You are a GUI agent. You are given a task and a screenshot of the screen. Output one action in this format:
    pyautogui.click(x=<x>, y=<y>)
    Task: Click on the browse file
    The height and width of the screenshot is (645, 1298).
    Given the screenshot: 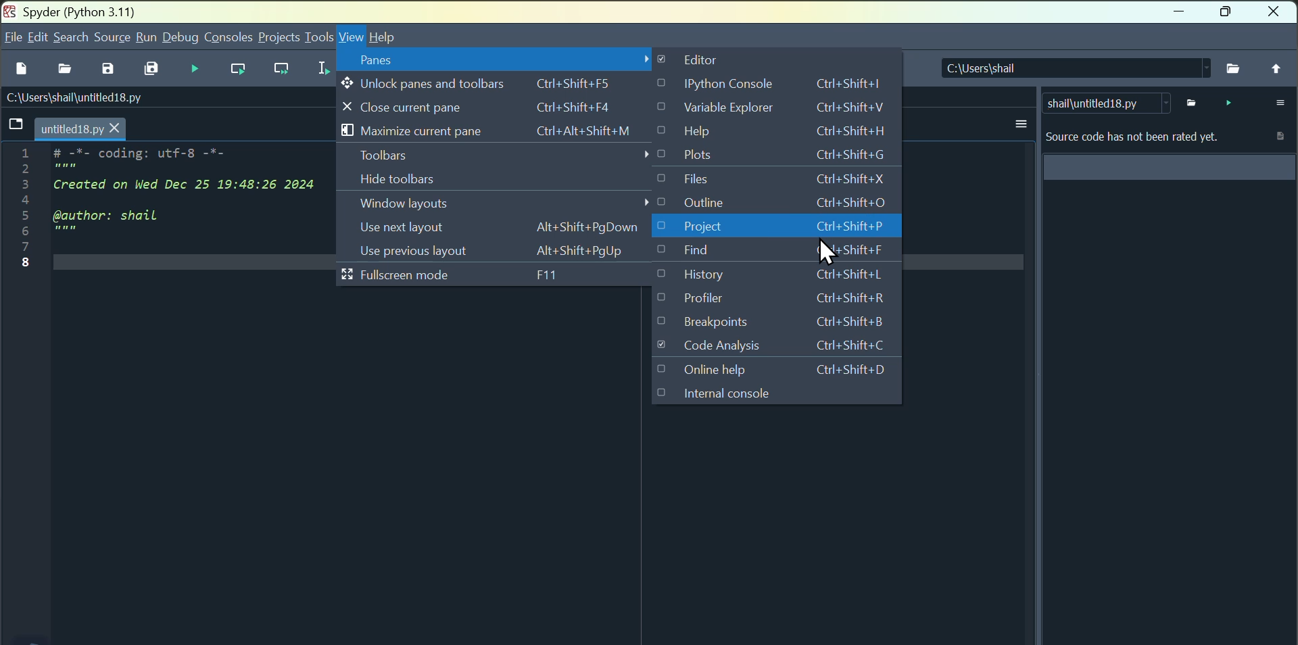 What is the action you would take?
    pyautogui.click(x=1234, y=67)
    